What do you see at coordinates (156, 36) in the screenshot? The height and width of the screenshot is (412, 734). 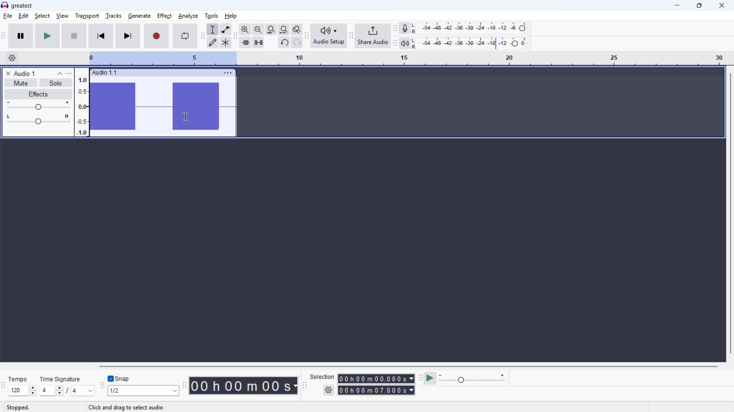 I see `Record ` at bounding box center [156, 36].